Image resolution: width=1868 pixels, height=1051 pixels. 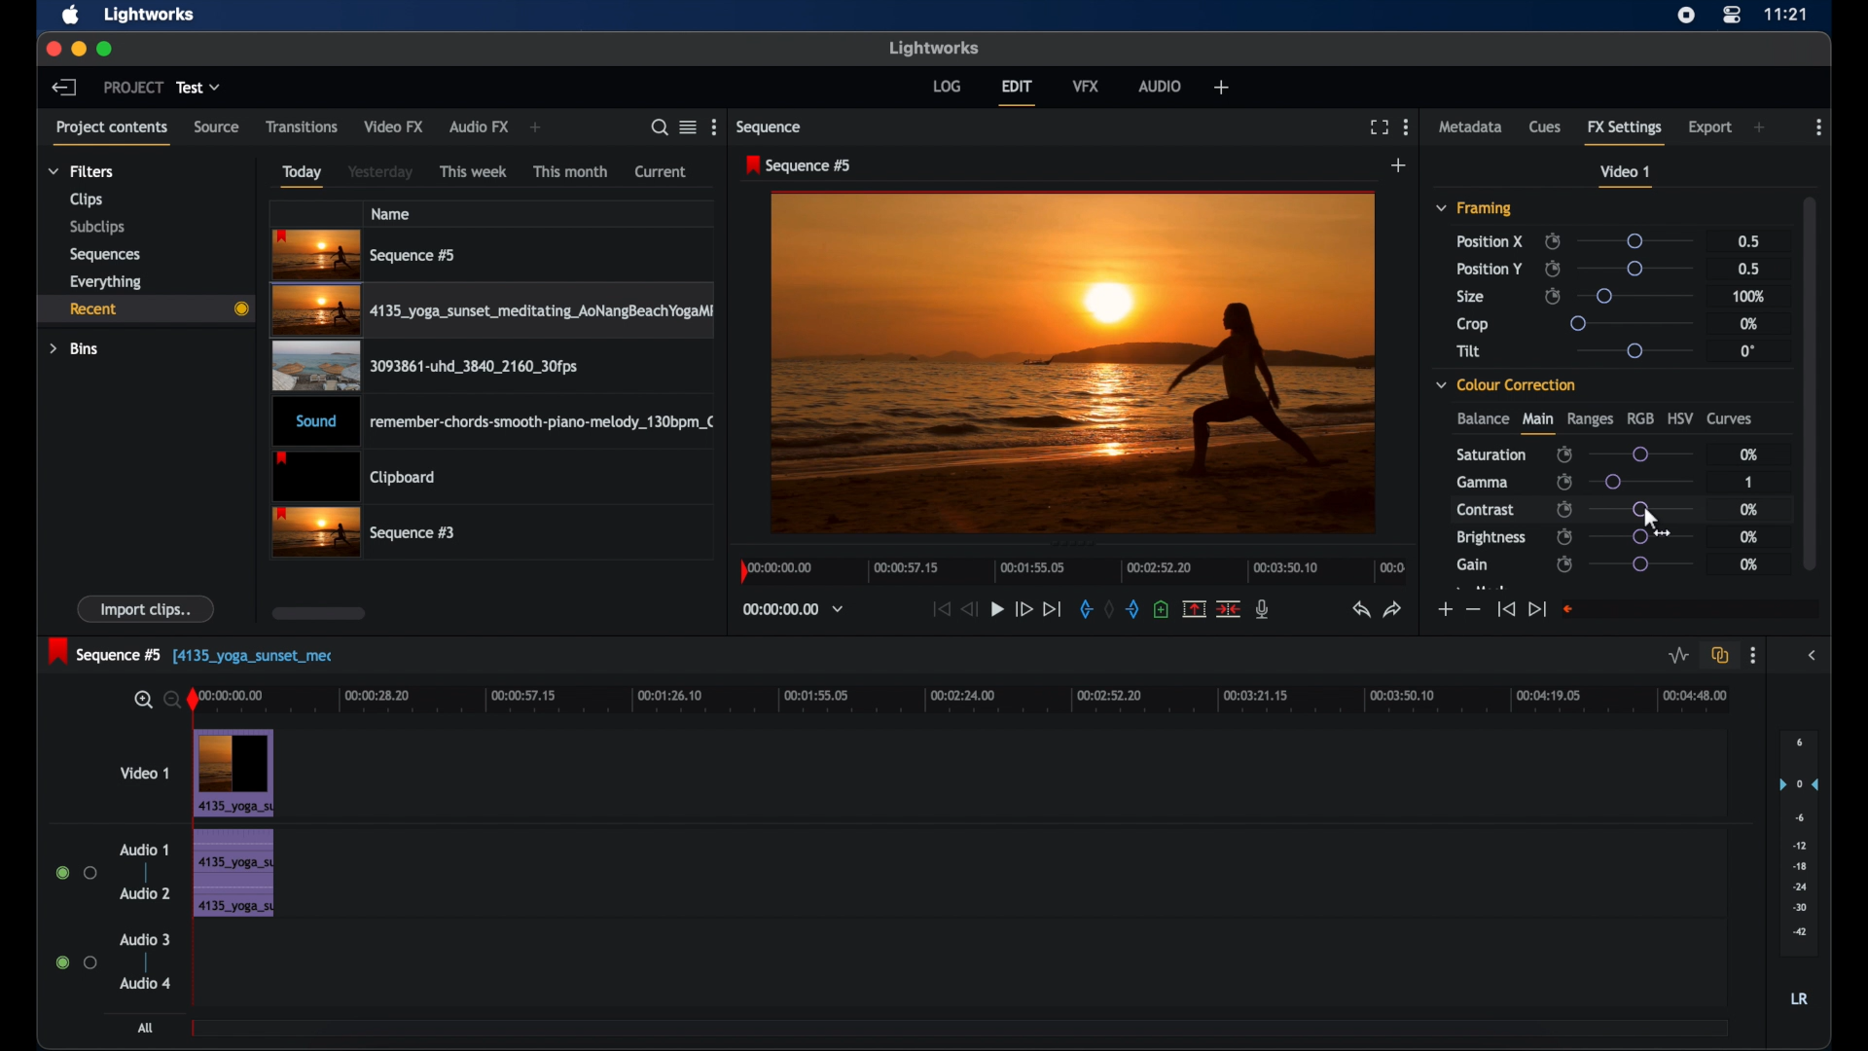 I want to click on fx settings, so click(x=1625, y=129).